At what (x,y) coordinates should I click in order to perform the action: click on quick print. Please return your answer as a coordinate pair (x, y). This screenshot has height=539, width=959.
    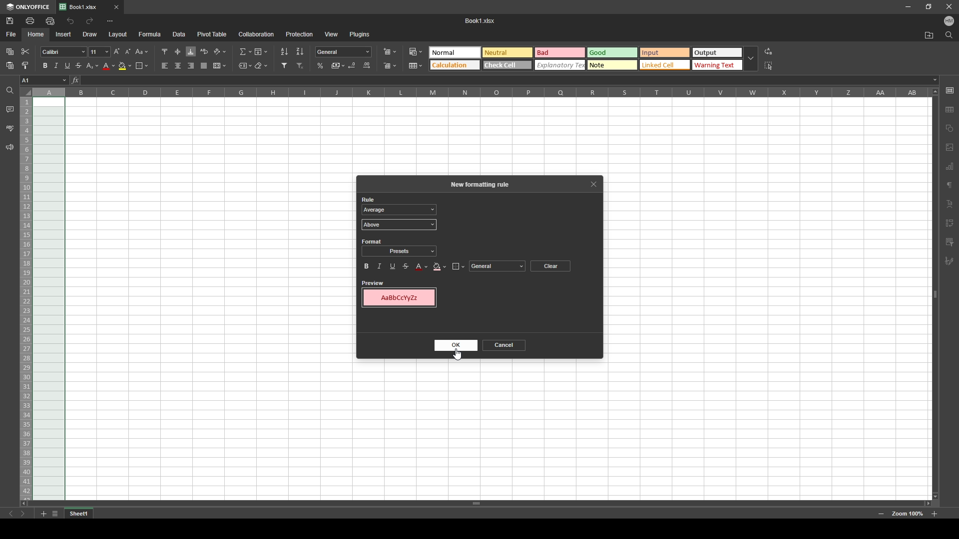
    Looking at the image, I should click on (49, 20).